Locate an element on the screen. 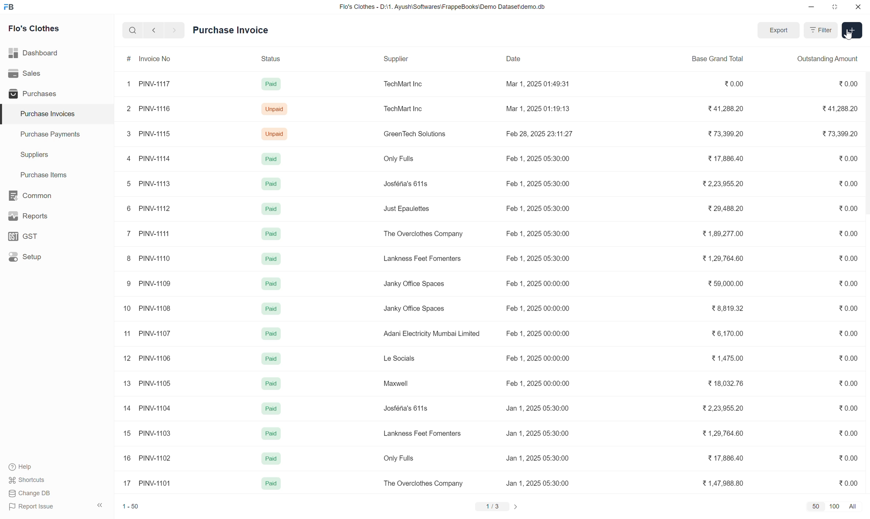 This screenshot has height=519, width=870. 0.00 is located at coordinates (848, 283).